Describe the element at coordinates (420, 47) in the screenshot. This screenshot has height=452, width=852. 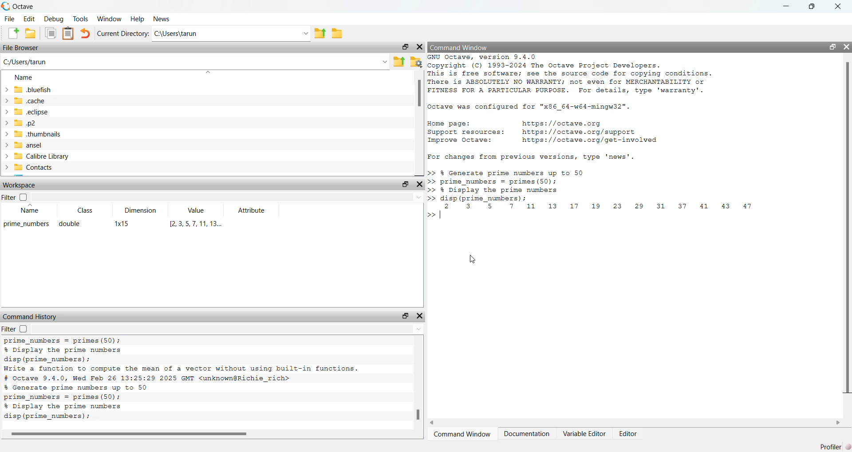
I see `close` at that location.